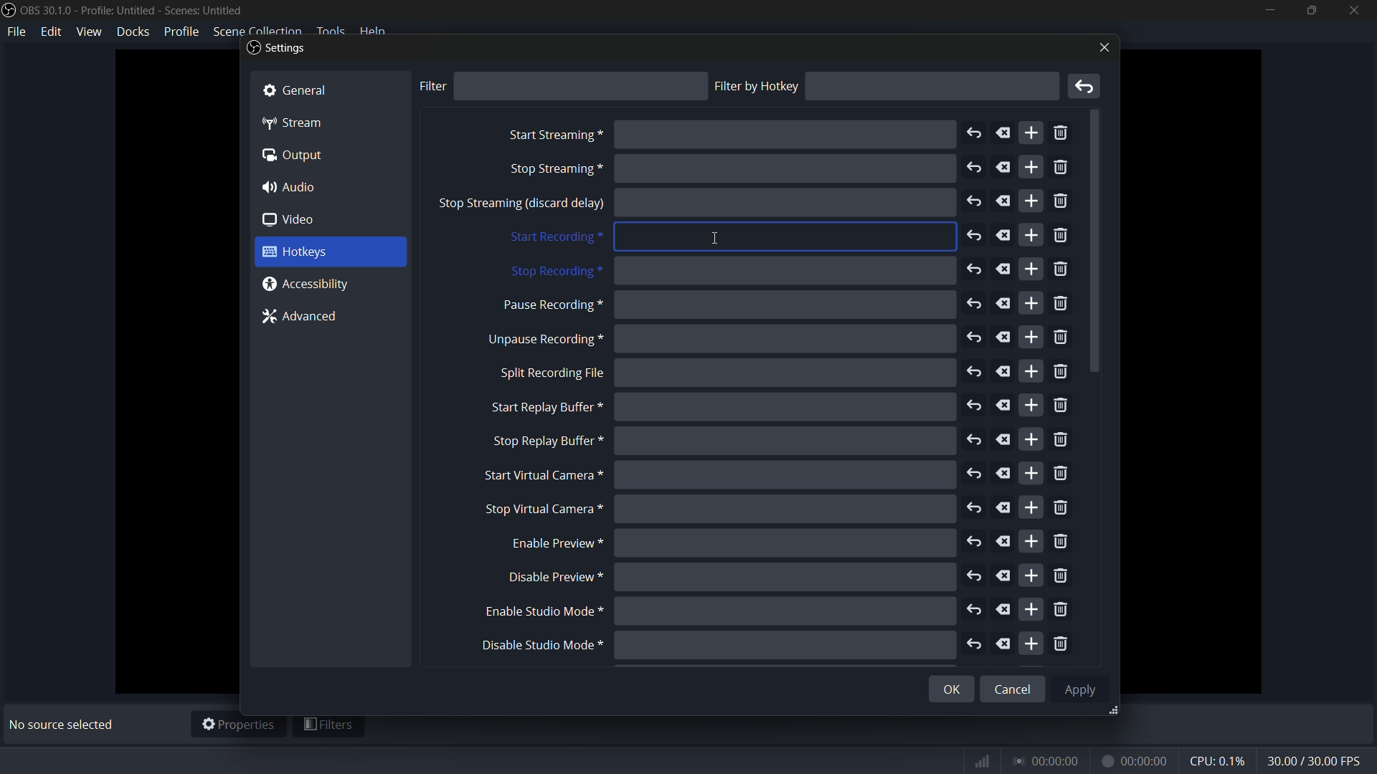 The image size is (1377, 774). Describe the element at coordinates (1031, 201) in the screenshot. I see `add more` at that location.